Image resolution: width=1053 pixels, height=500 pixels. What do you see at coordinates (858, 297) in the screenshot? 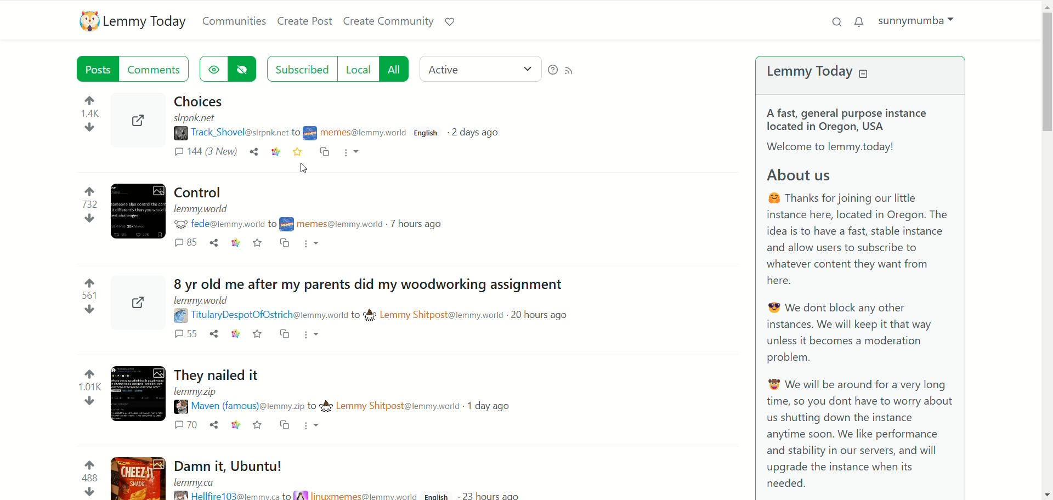
I see `A brief about Lemmy Today` at bounding box center [858, 297].